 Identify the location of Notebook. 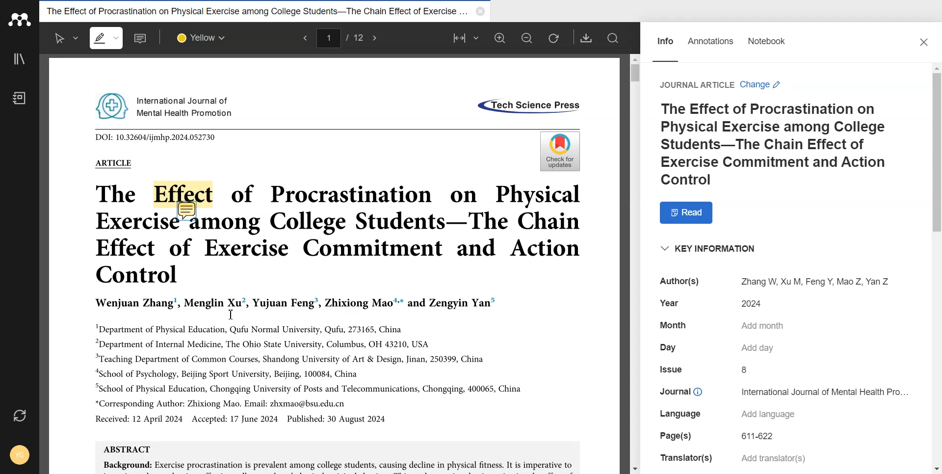
(768, 43).